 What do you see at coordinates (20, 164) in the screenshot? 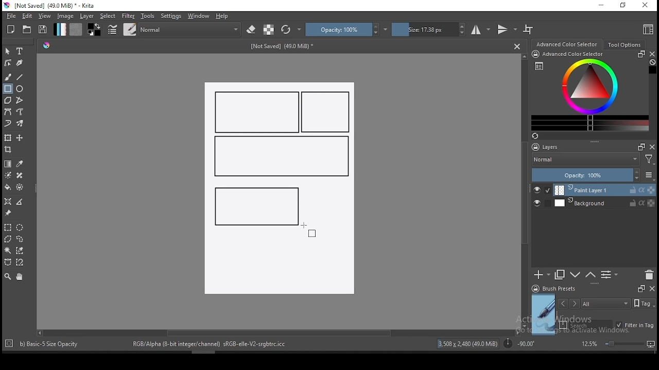
I see `pick a color from image and current layer` at bounding box center [20, 164].